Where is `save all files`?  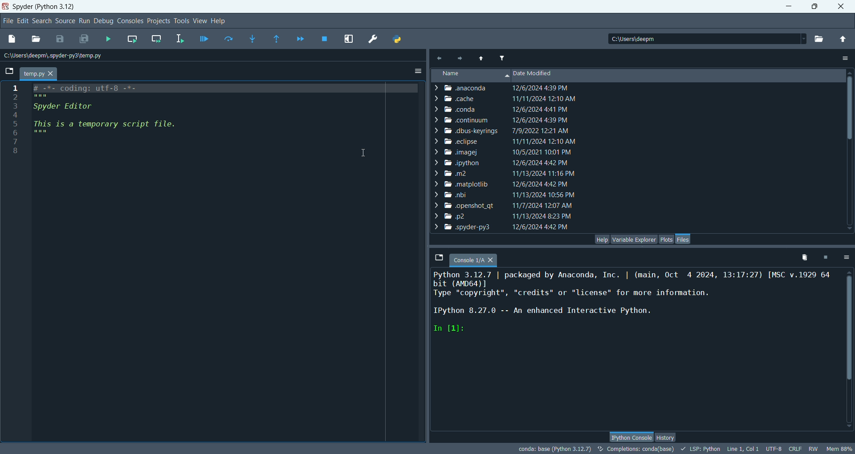
save all files is located at coordinates (84, 40).